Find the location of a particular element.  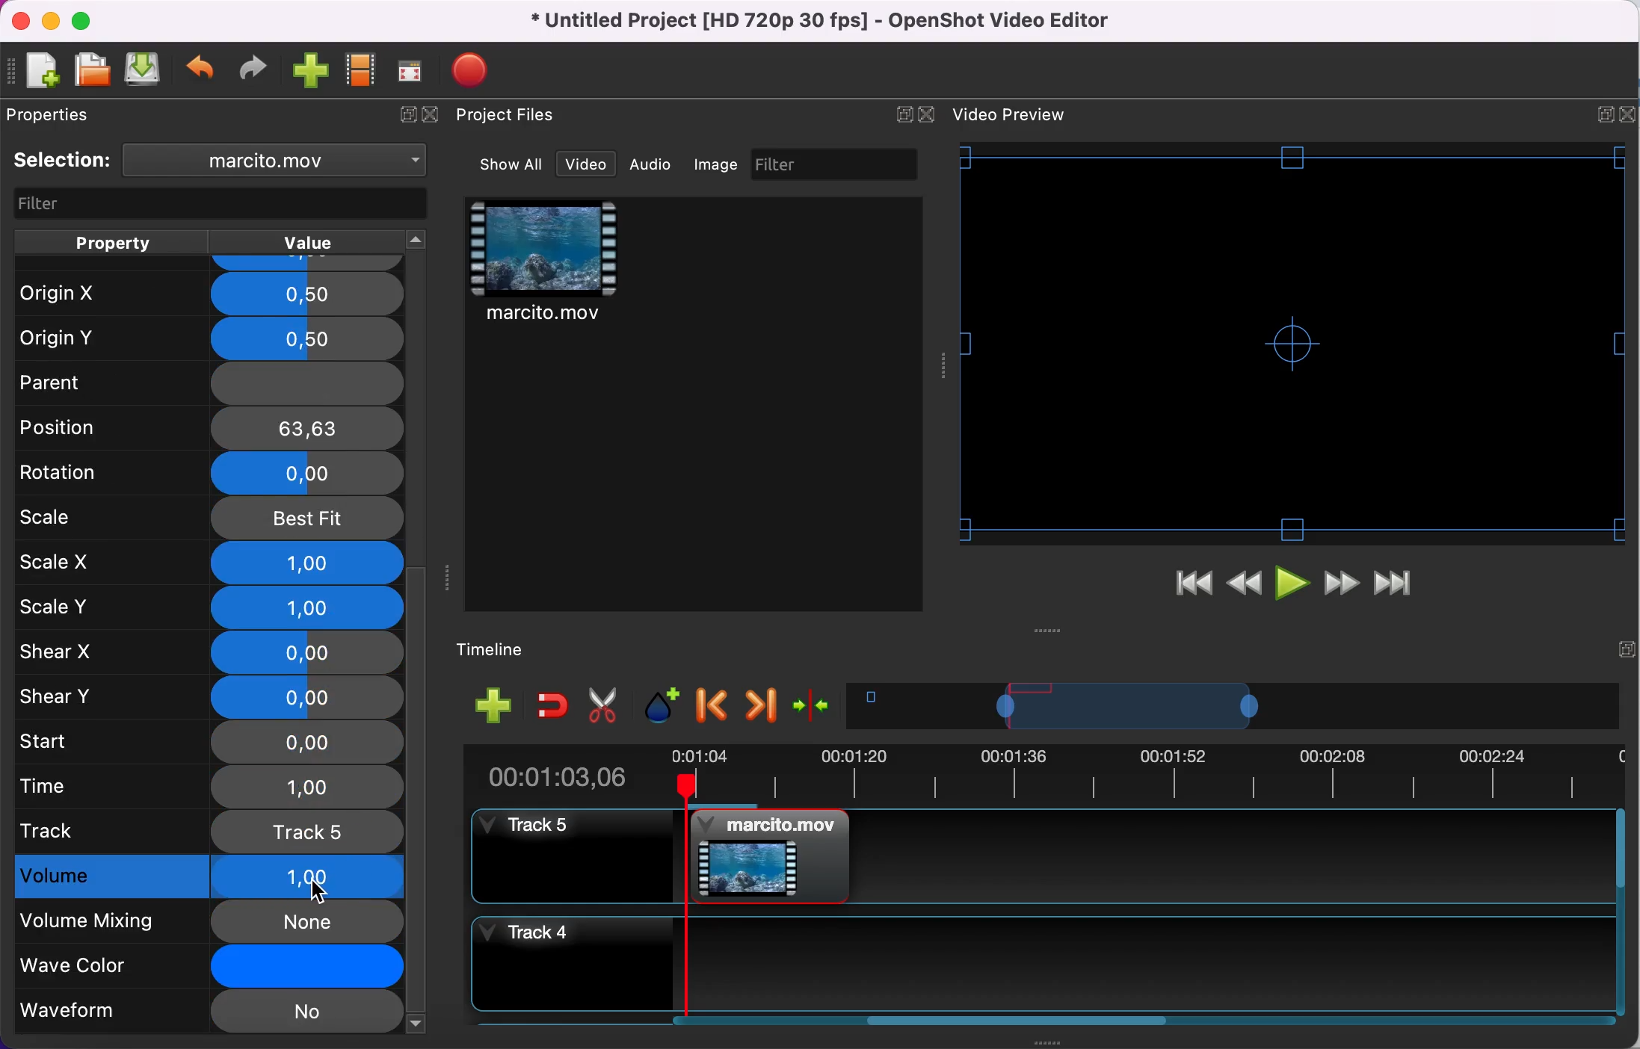

scale x 1 is located at coordinates (211, 563).